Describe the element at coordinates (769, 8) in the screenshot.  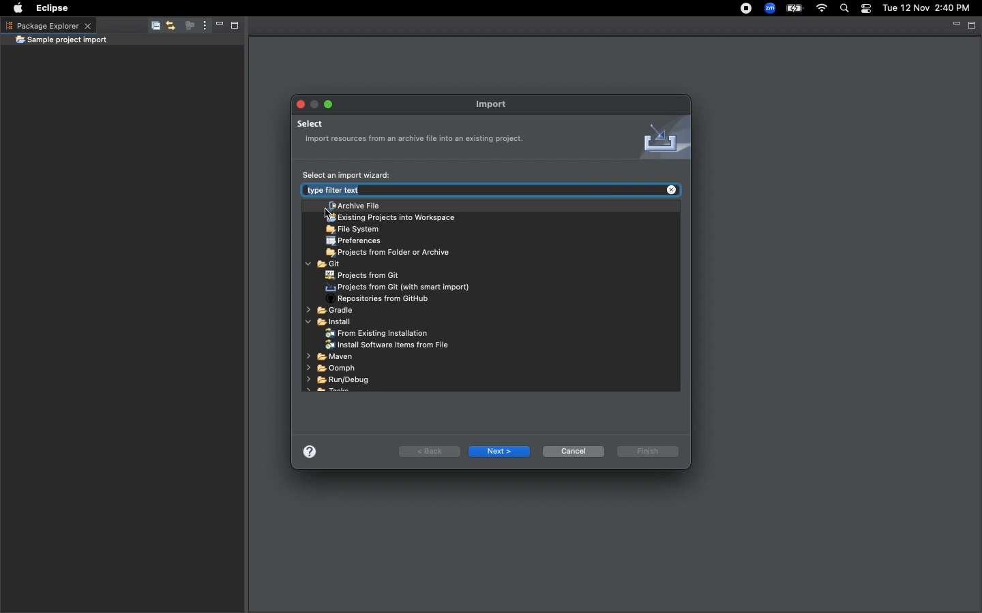
I see `Zoom` at that location.